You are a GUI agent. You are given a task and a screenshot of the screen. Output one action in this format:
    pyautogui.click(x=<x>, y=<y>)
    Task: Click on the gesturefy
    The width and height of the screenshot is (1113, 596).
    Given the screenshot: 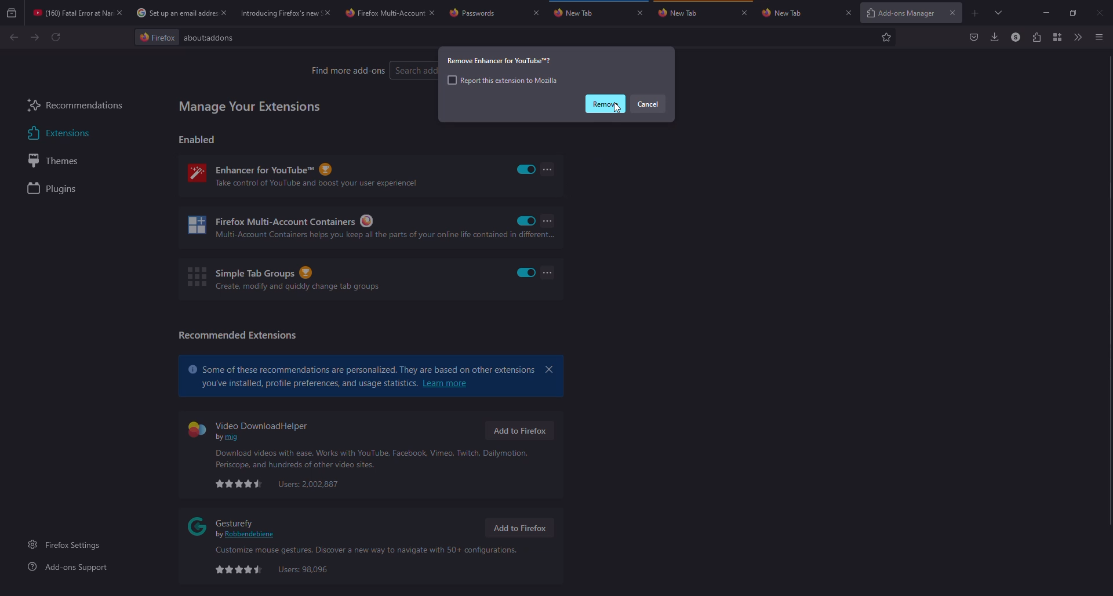 What is the action you would take?
    pyautogui.click(x=234, y=526)
    